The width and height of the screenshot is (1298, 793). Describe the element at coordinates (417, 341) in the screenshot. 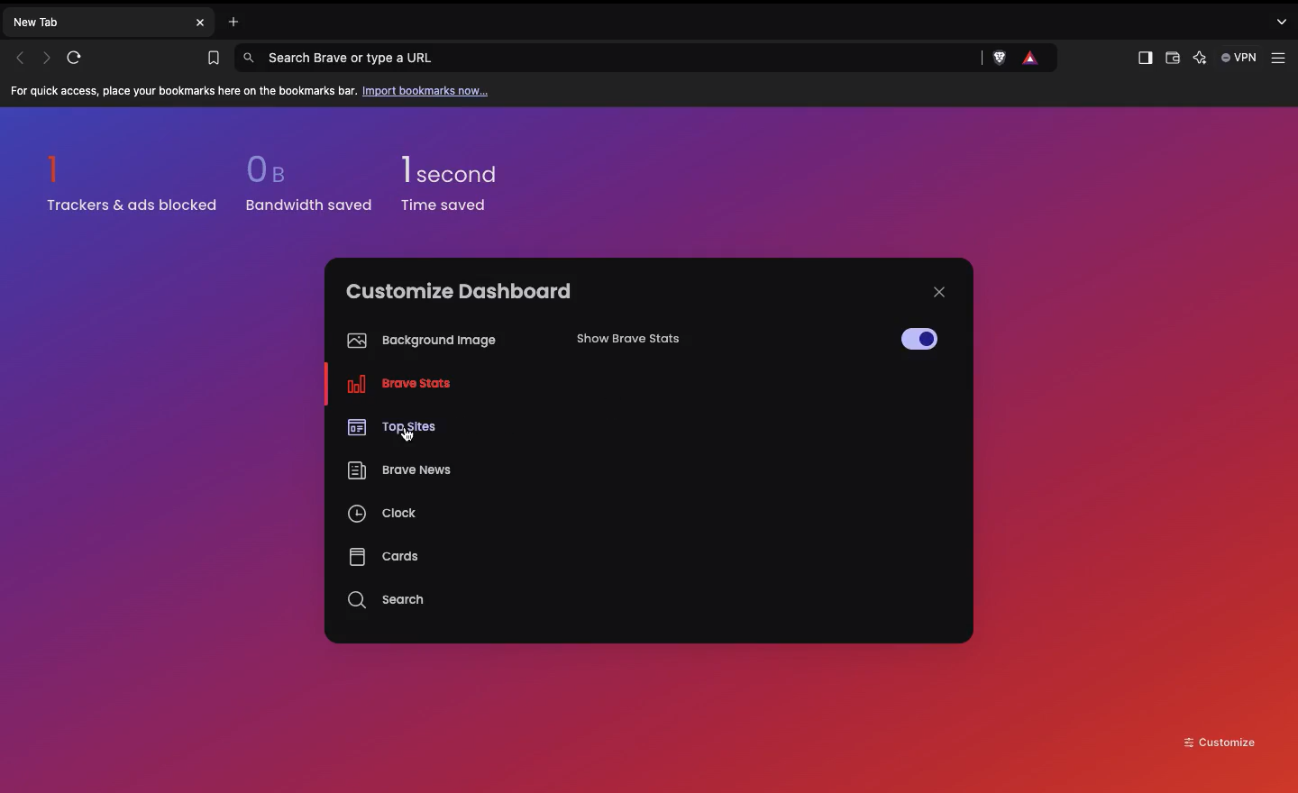

I see `Background image` at that location.